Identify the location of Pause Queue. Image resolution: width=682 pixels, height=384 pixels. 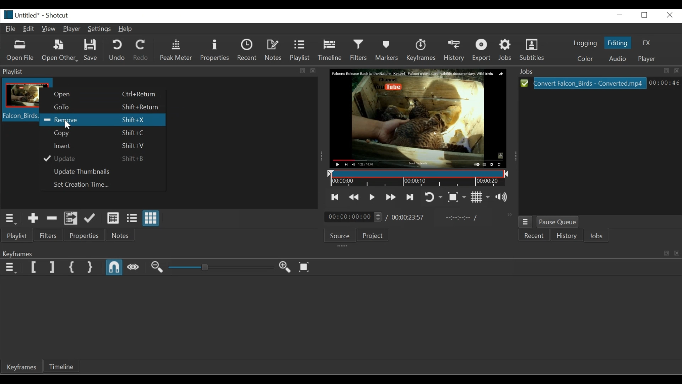
(559, 221).